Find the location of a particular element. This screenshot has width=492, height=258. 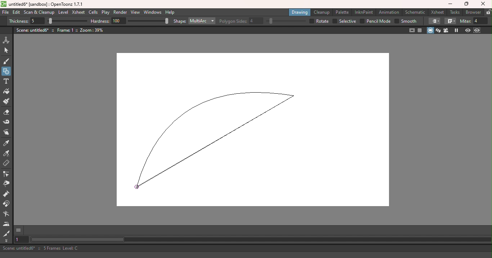

Pump tool is located at coordinates (7, 194).